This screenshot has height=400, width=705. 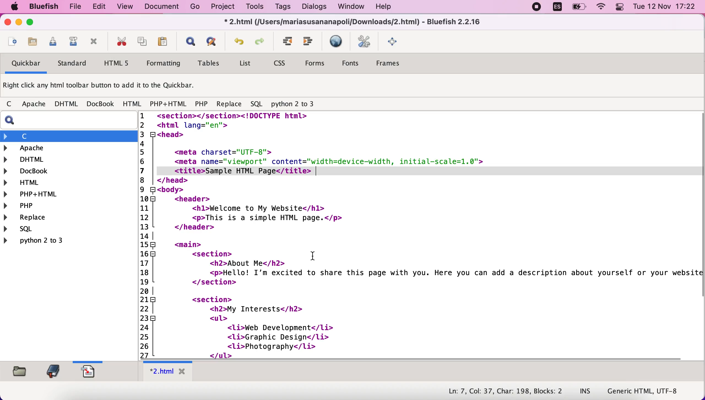 What do you see at coordinates (169, 103) in the screenshot?
I see `php+html` at bounding box center [169, 103].